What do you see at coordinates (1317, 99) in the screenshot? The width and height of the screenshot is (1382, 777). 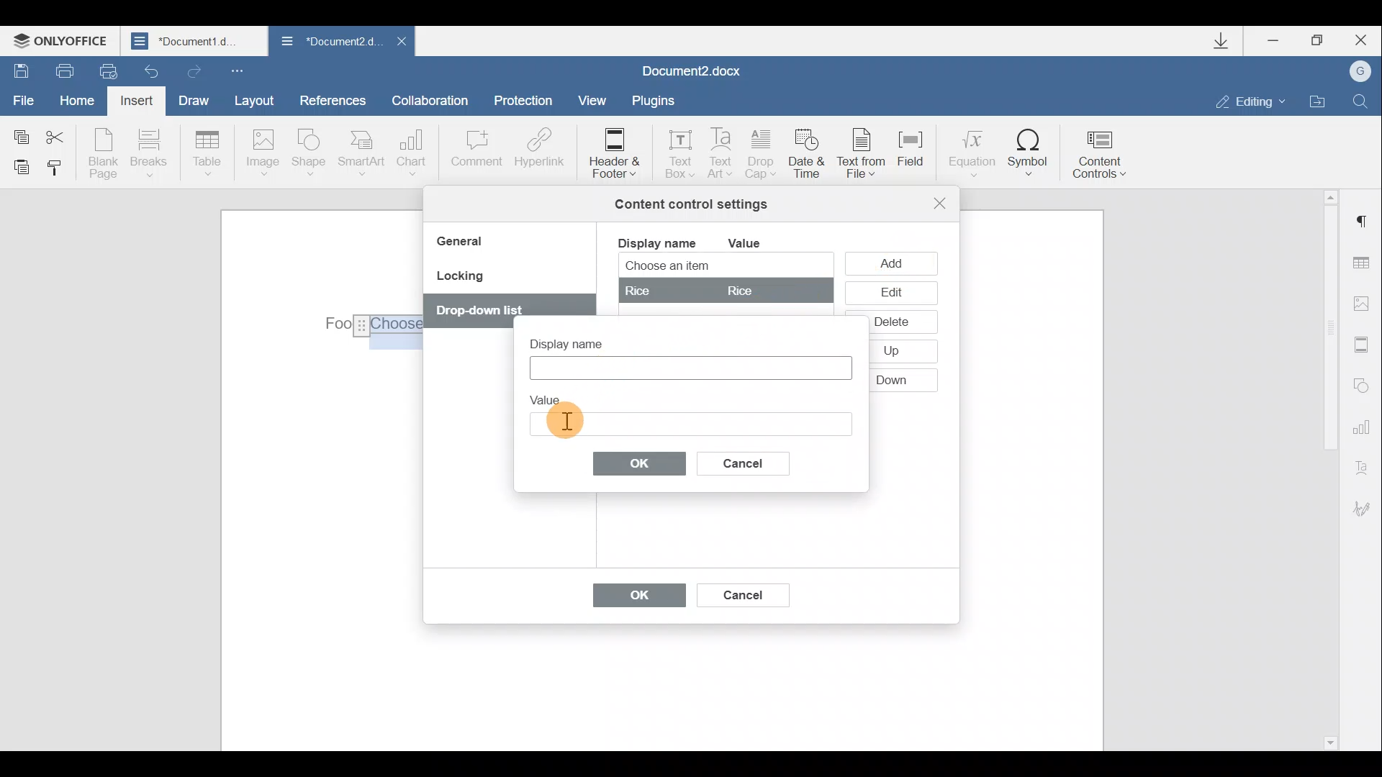 I see `Open file location` at bounding box center [1317, 99].